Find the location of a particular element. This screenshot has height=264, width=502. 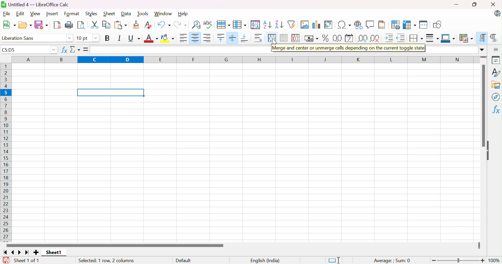

Merge and center or unmerge cells depending on the current toggle status. is located at coordinates (272, 38).